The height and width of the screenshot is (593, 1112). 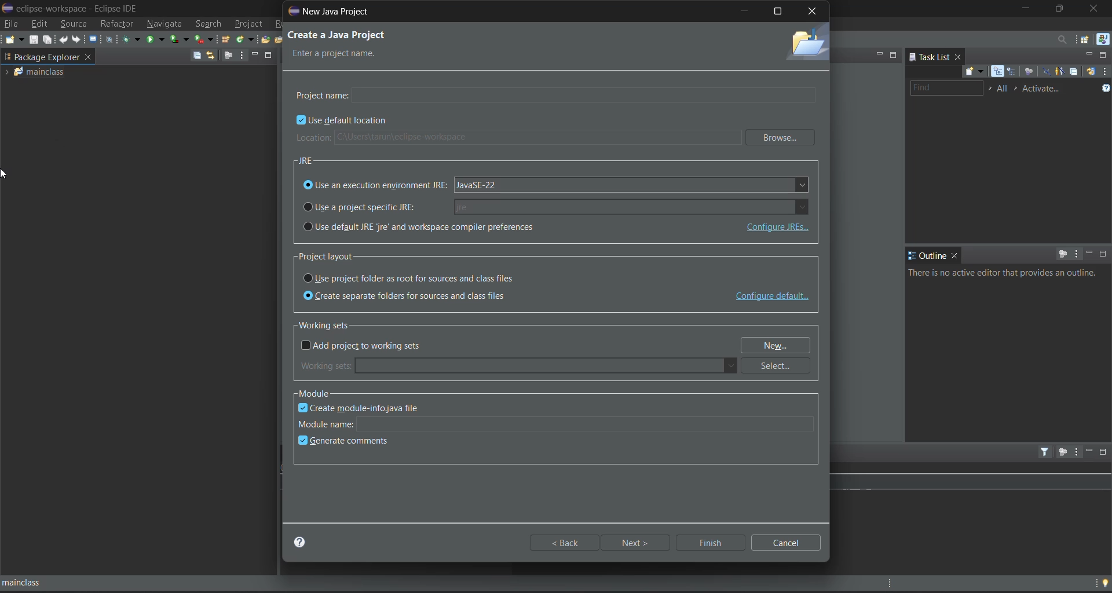 I want to click on working sets, so click(x=518, y=366).